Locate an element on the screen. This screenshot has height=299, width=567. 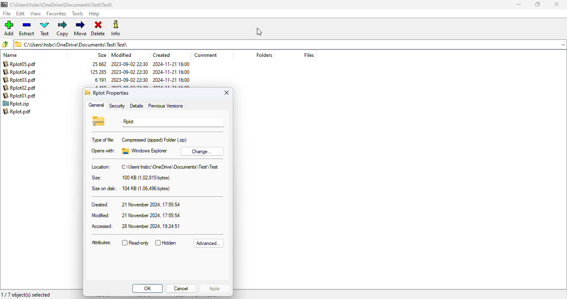
Rplot is located at coordinates (172, 122).